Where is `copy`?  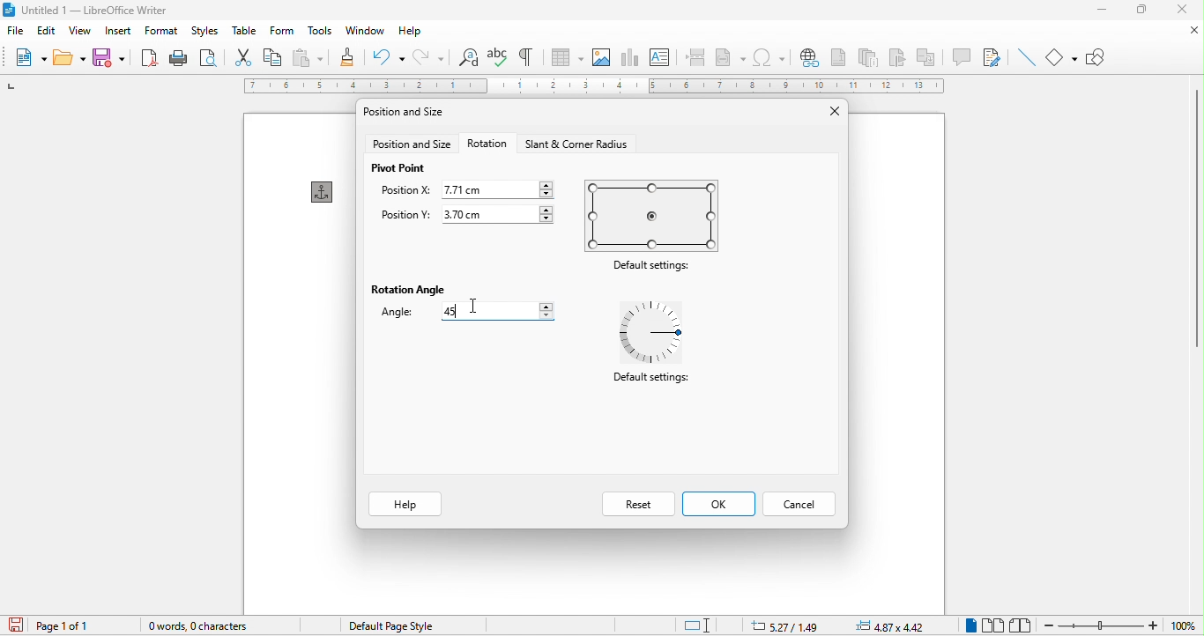
copy is located at coordinates (273, 58).